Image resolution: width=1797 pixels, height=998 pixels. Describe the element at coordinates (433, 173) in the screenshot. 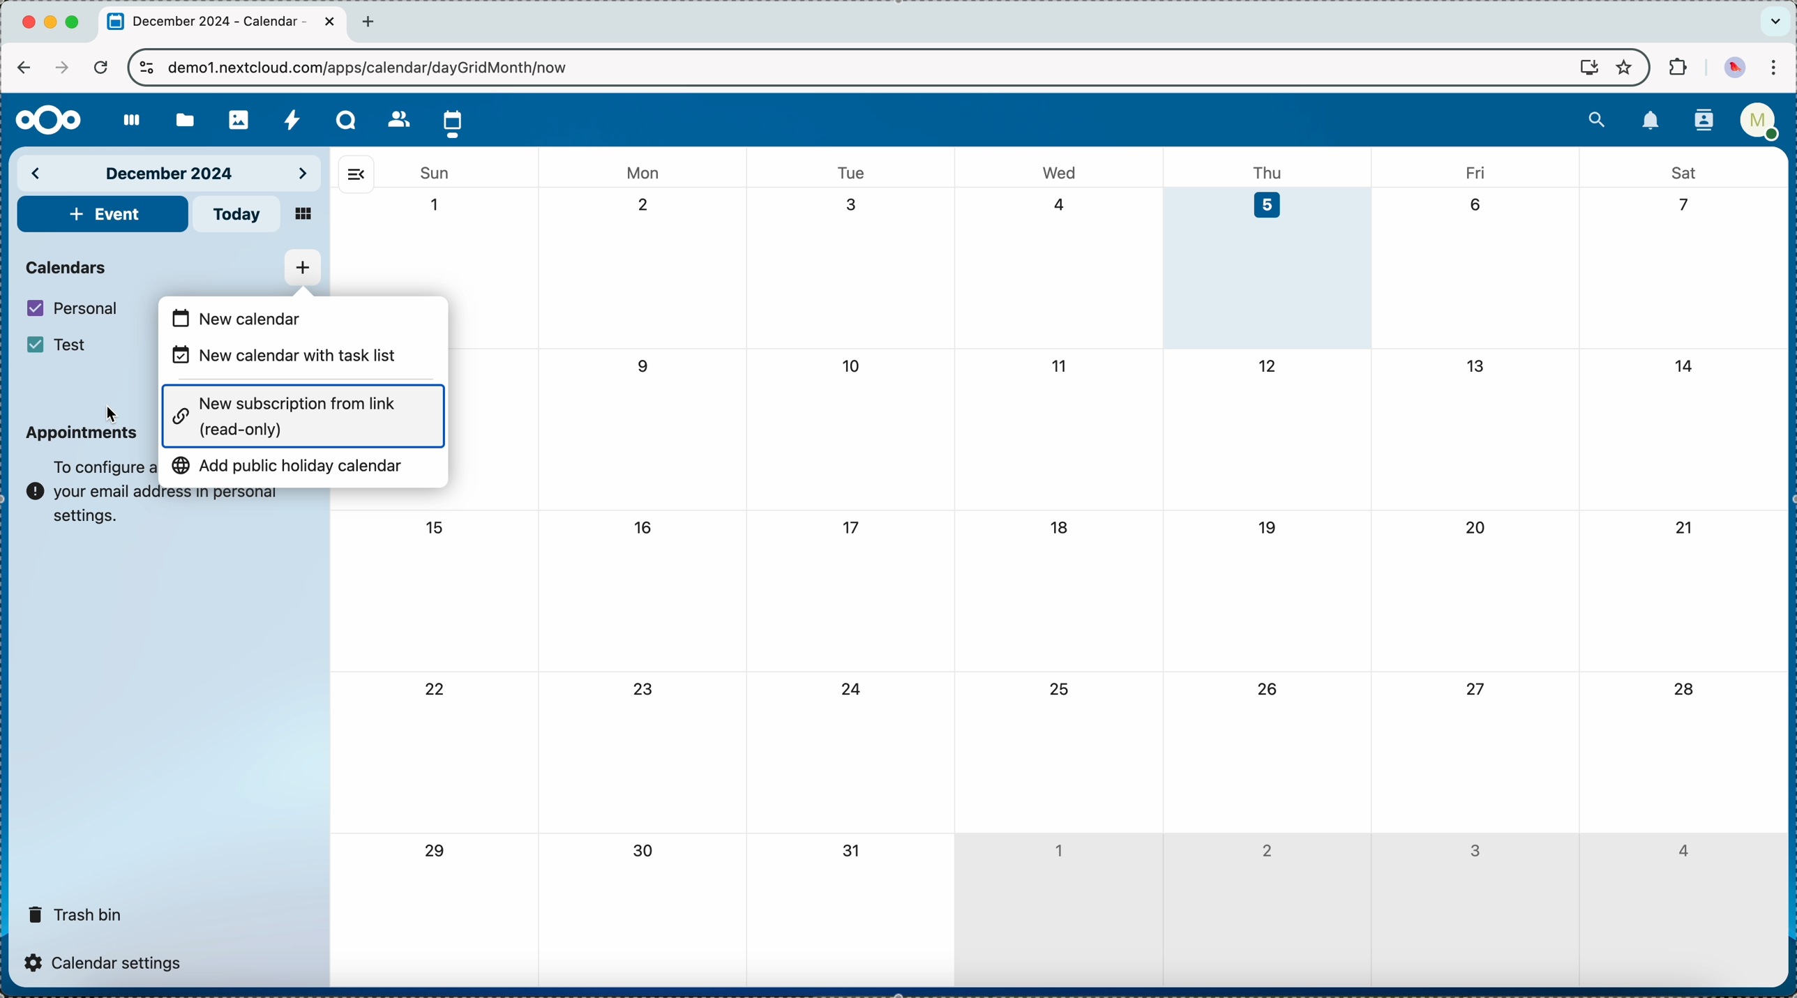

I see `sun` at that location.